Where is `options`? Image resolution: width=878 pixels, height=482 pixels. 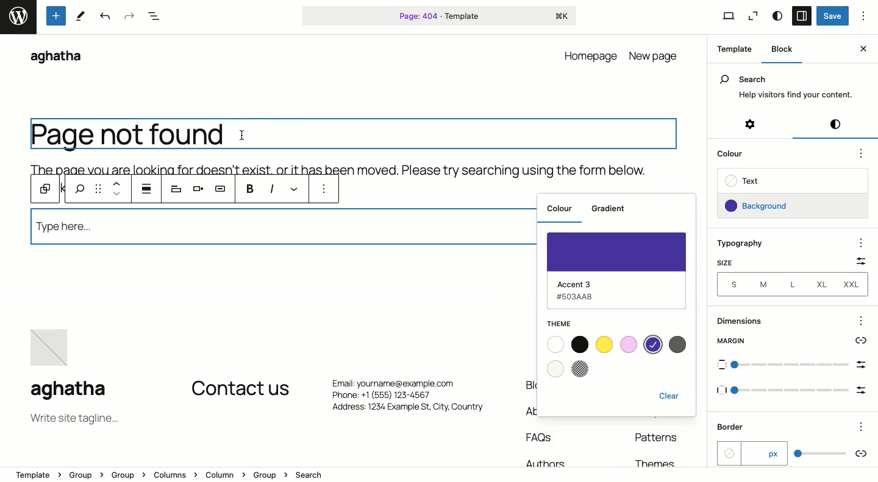 options is located at coordinates (862, 154).